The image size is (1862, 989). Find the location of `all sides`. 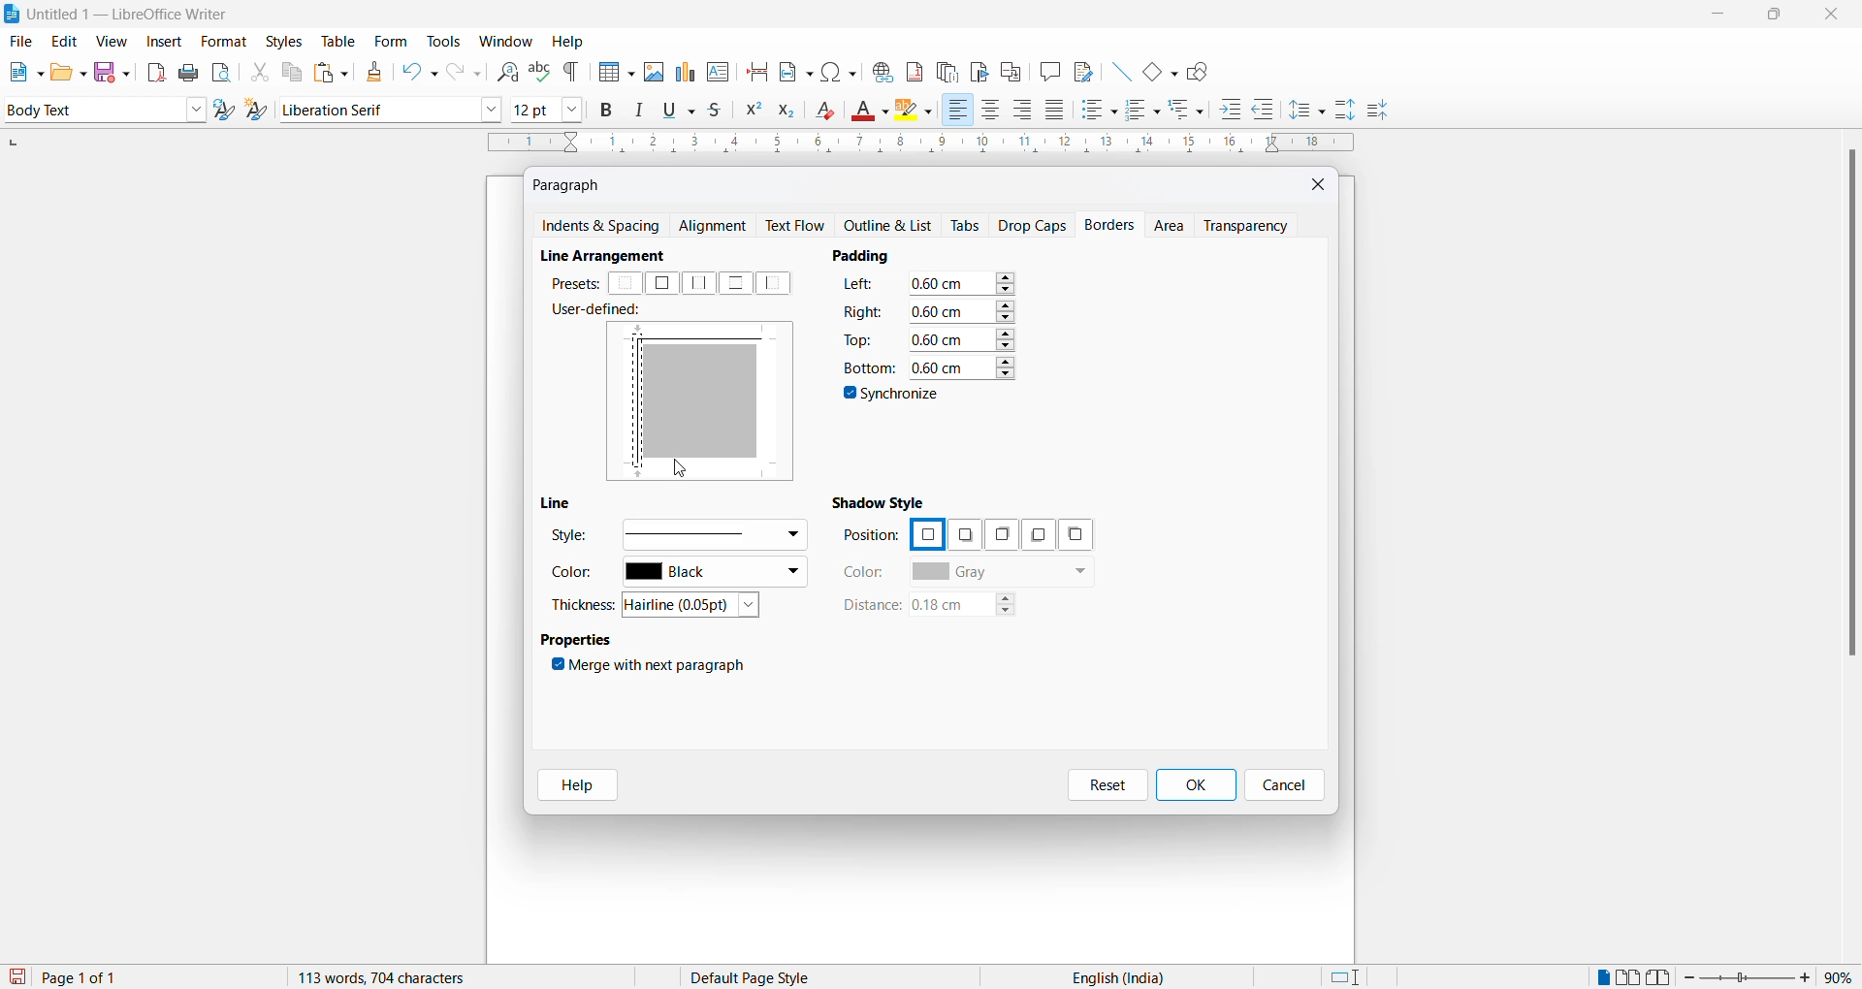

all sides is located at coordinates (661, 283).